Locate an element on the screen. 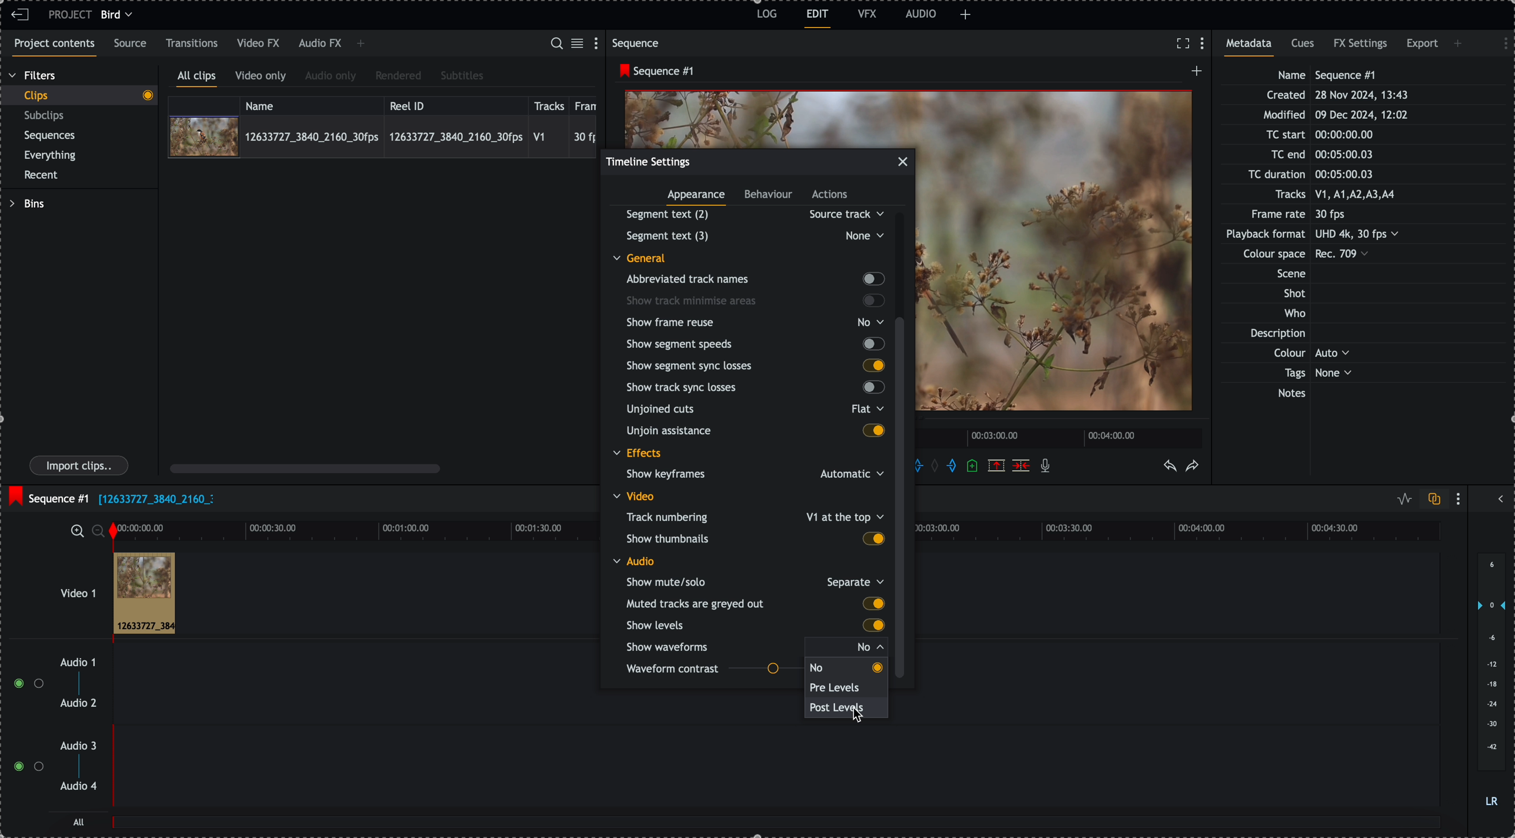  search for assets or bins is located at coordinates (556, 44).